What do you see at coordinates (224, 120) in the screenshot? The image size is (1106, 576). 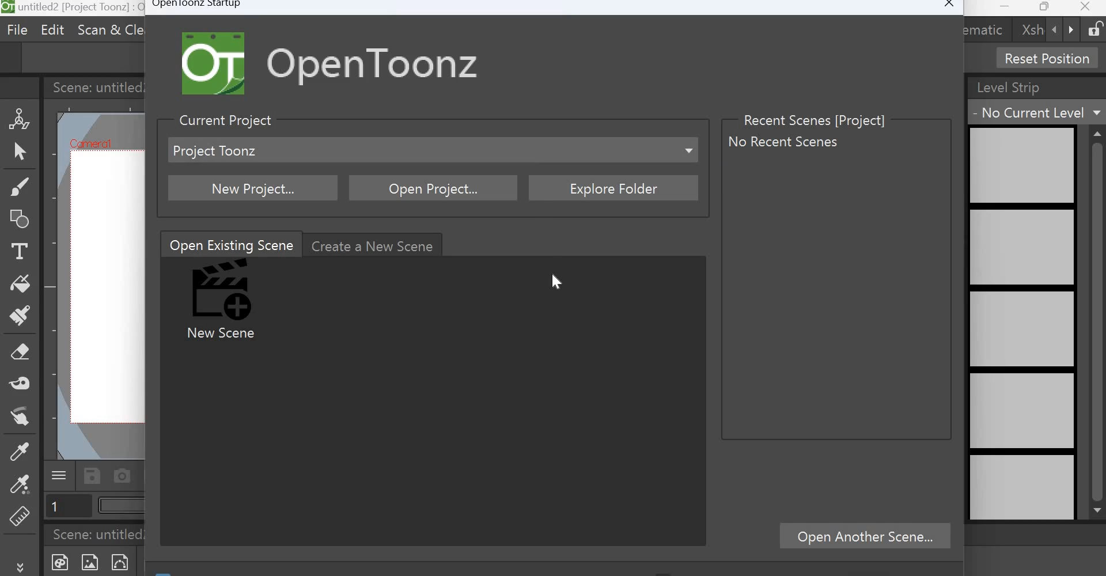 I see `Current Project` at bounding box center [224, 120].